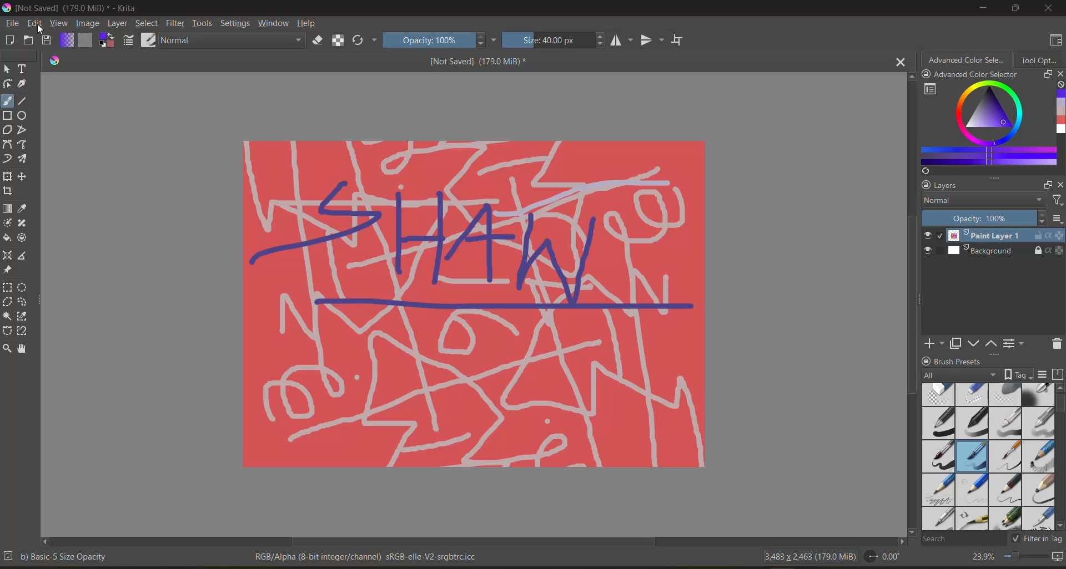 The width and height of the screenshot is (1066, 569). What do you see at coordinates (24, 176) in the screenshot?
I see `Move a layer` at bounding box center [24, 176].